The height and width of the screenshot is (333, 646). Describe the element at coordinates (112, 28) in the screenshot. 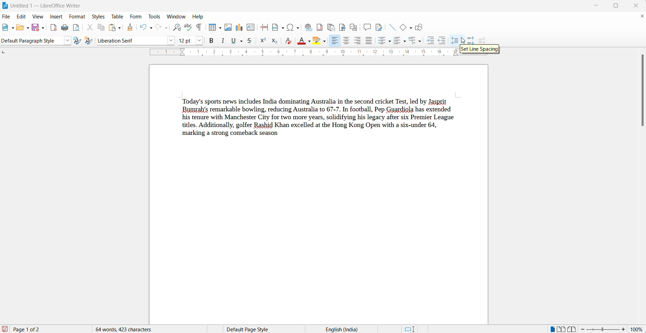

I see `paste` at that location.